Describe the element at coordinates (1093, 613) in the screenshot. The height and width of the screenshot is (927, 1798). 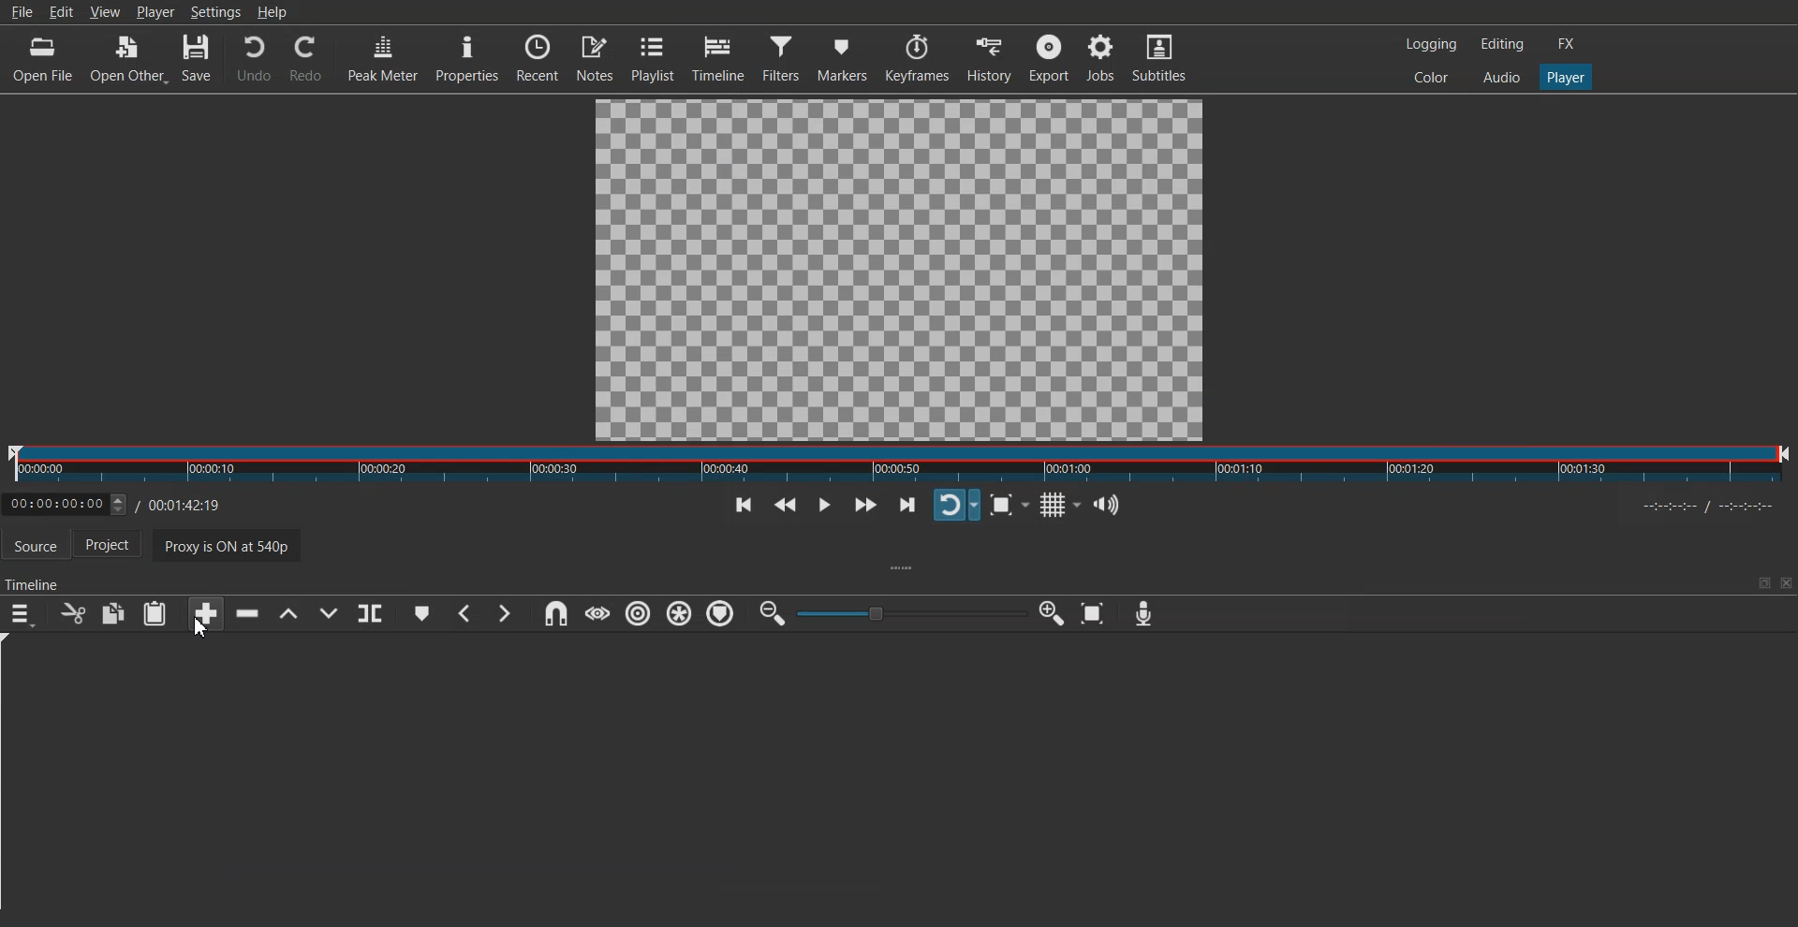
I see `Zoom timeline to Fit` at that location.